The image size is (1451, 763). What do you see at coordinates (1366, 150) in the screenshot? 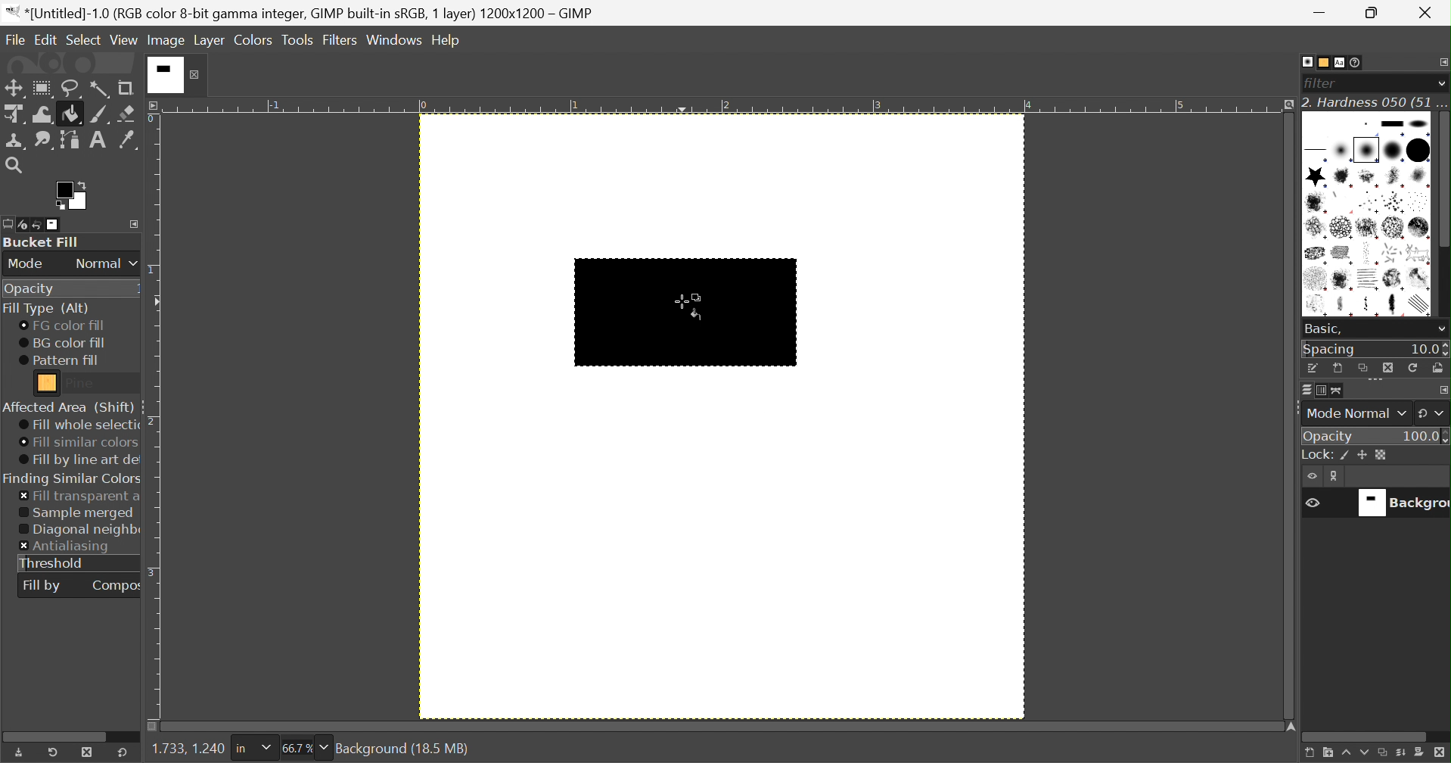
I see `Hardness` at bounding box center [1366, 150].